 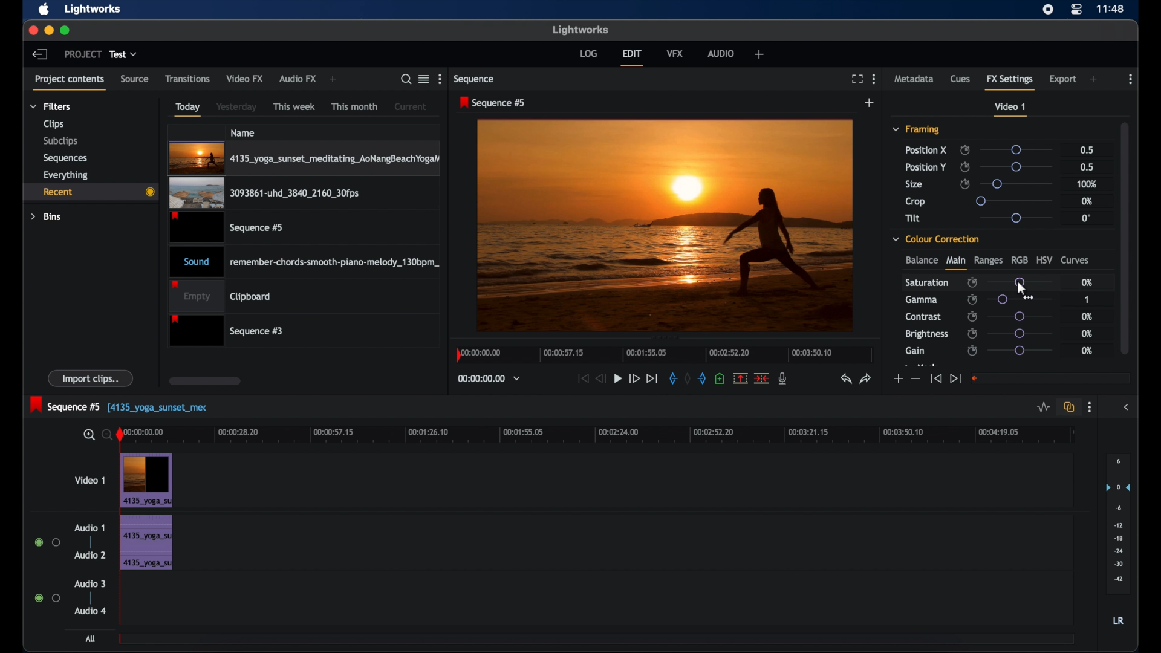 I want to click on slider, so click(x=1016, y=218).